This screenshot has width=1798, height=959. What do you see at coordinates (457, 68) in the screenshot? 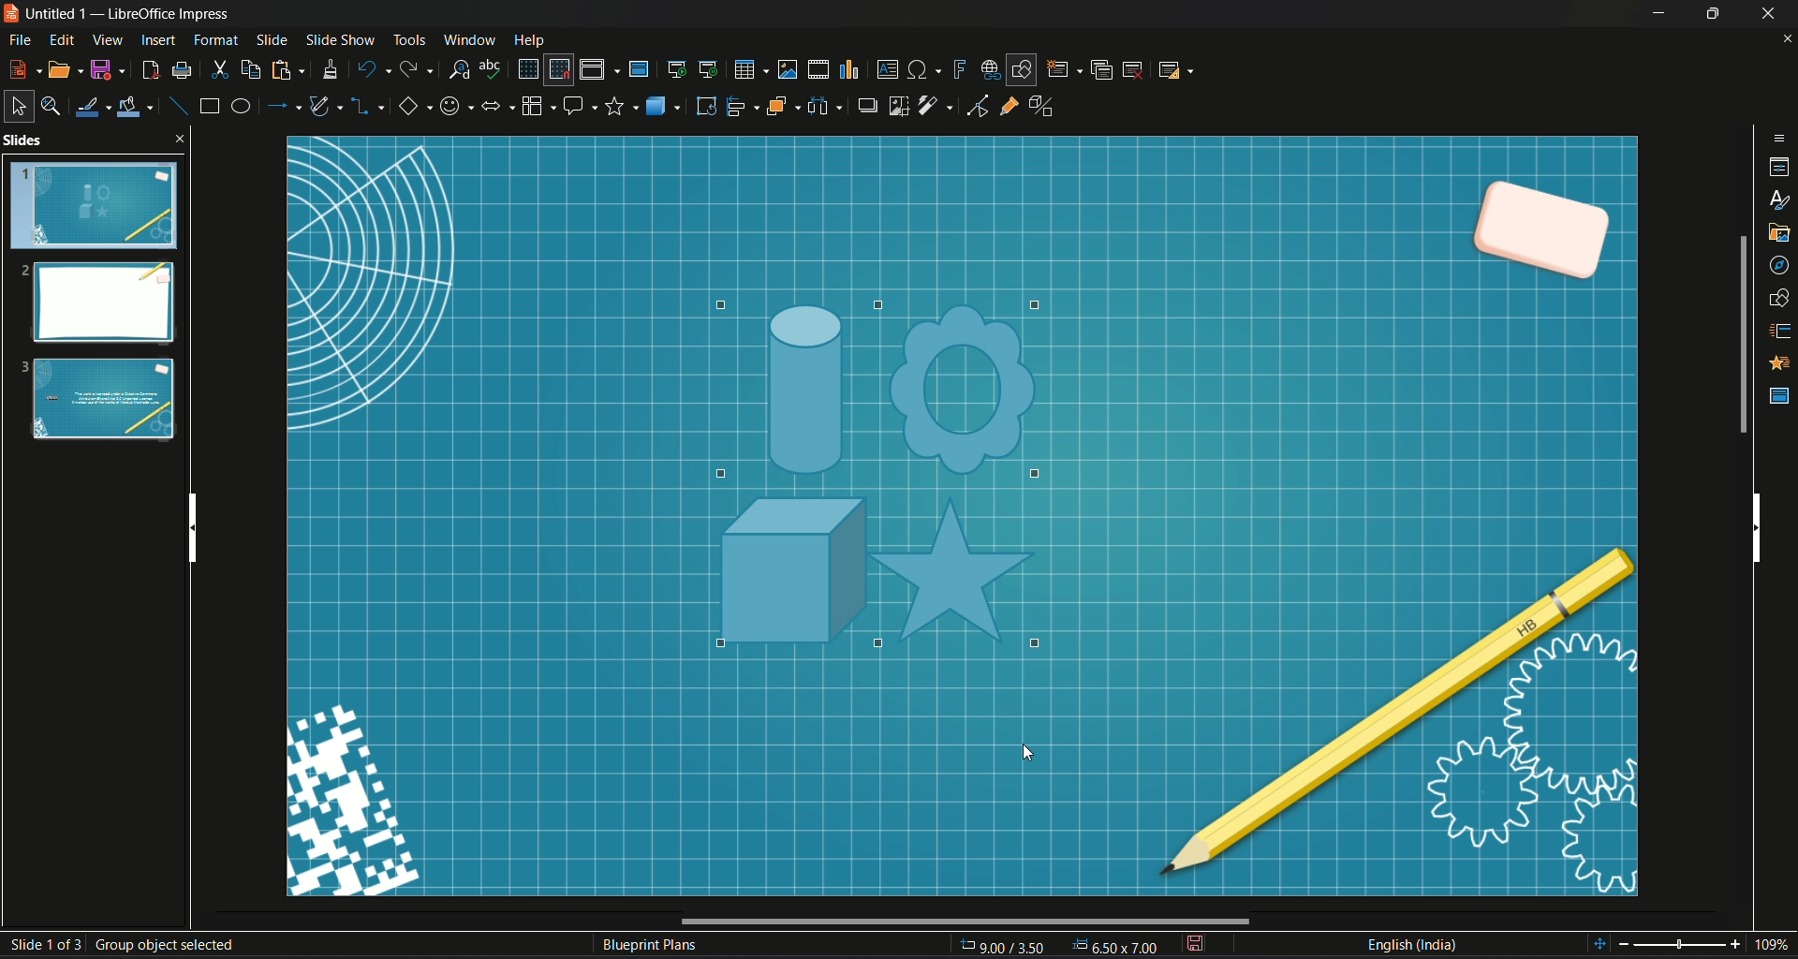
I see `find and replace` at bounding box center [457, 68].